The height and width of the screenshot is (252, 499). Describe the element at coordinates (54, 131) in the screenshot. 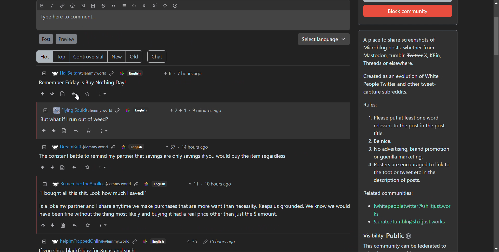

I see `downvote` at that location.